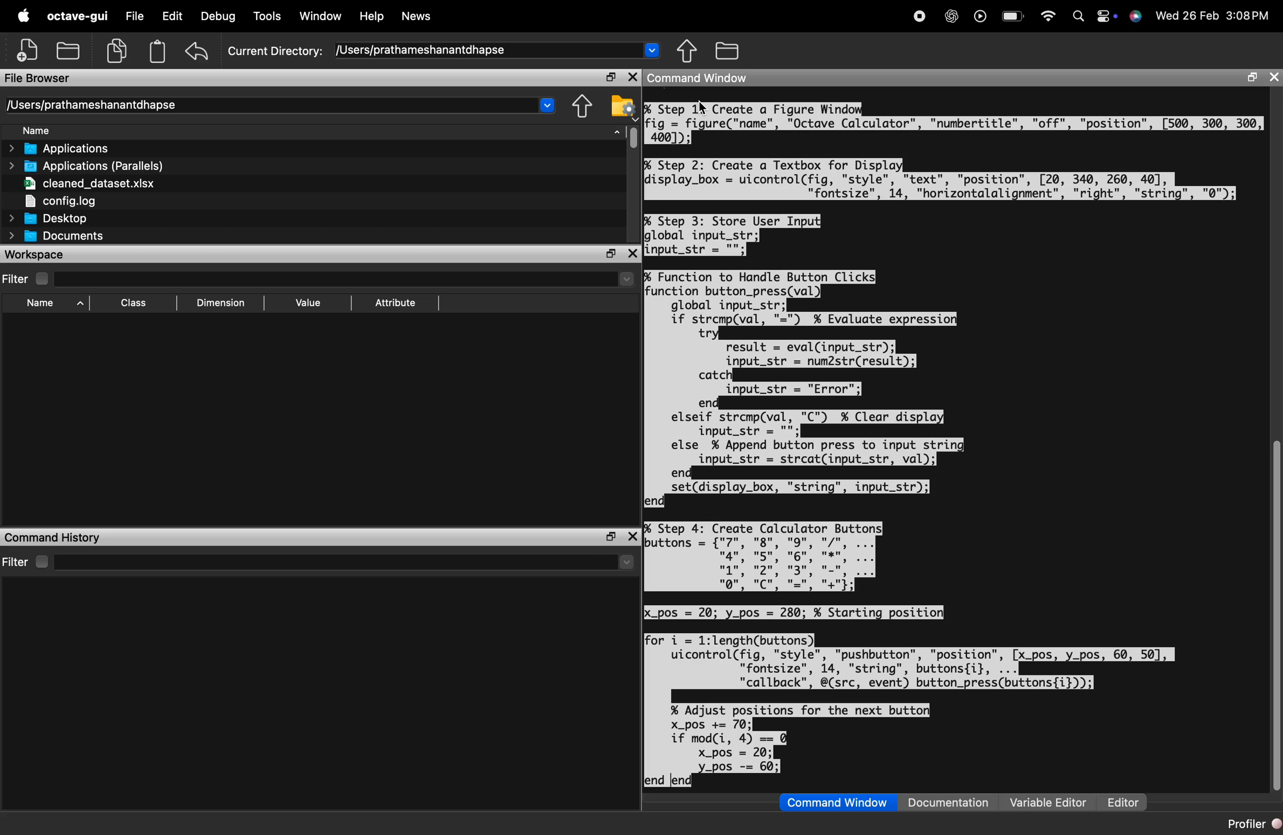 Image resolution: width=1283 pixels, height=835 pixels. I want to click on maxiimize, so click(610, 254).